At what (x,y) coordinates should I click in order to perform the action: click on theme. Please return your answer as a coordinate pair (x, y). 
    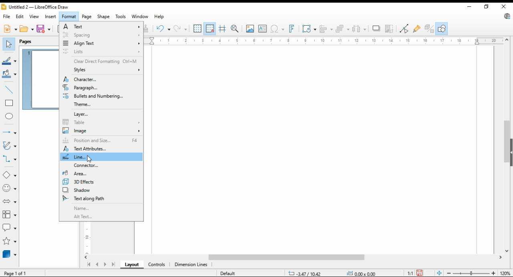
    Looking at the image, I should click on (101, 104).